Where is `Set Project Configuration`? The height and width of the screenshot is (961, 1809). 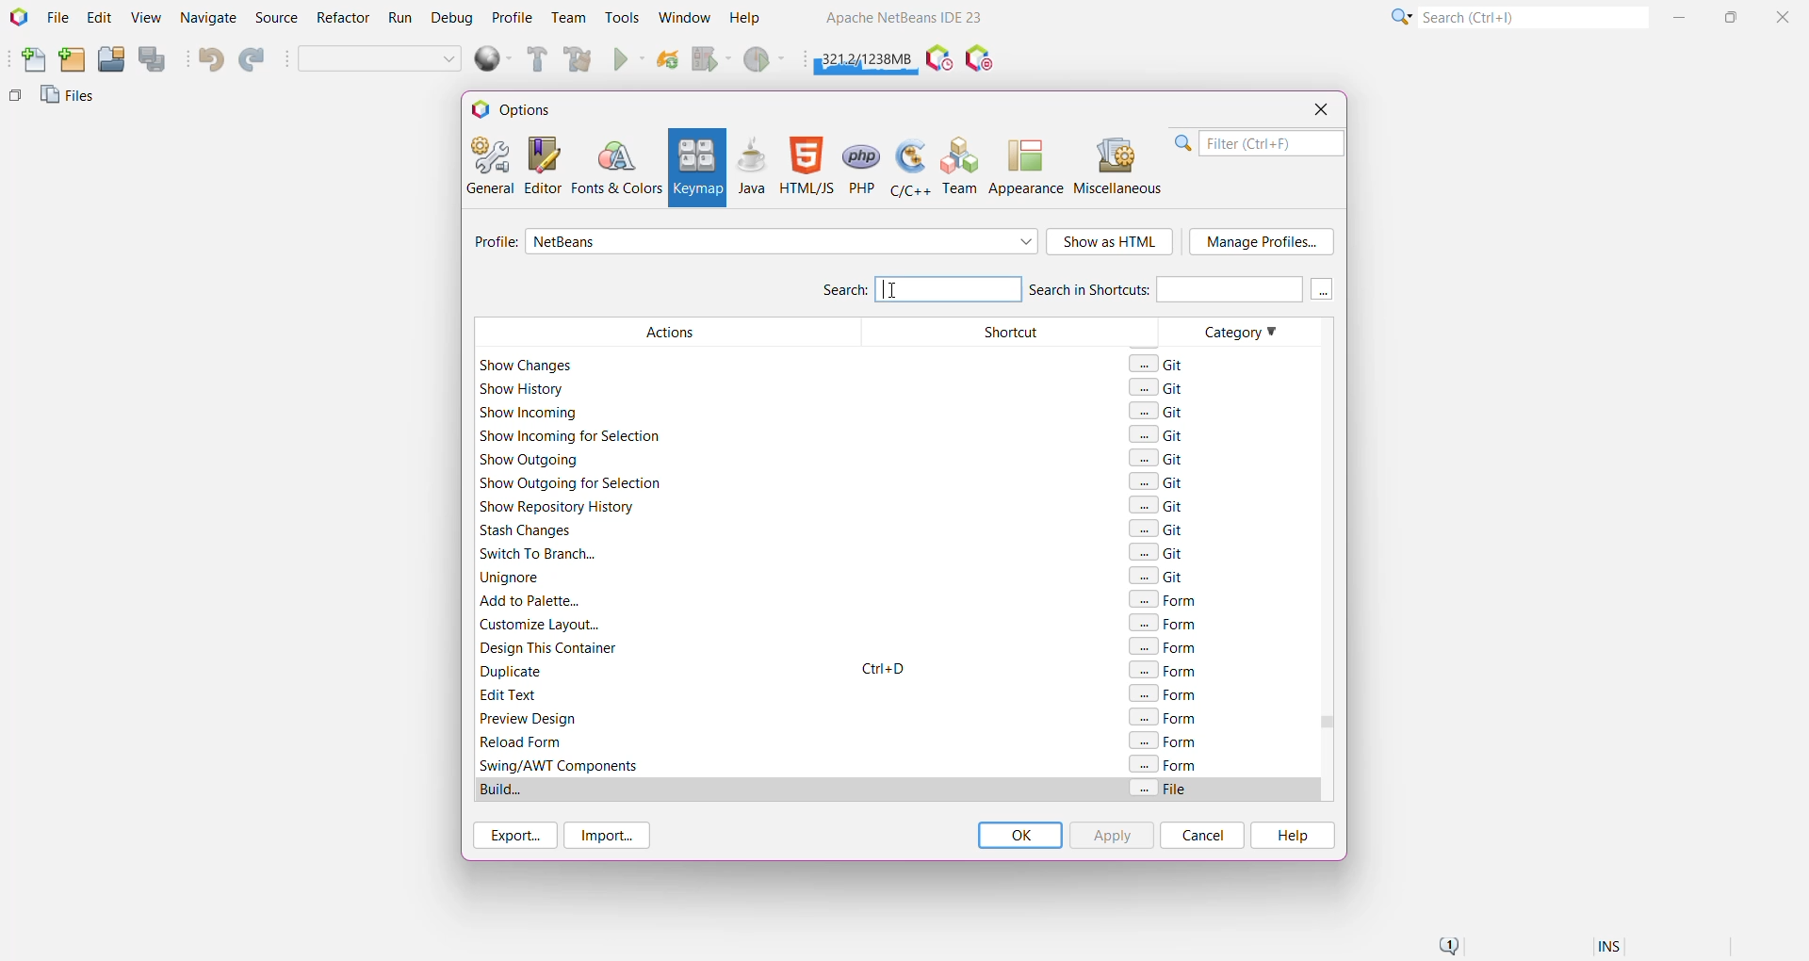 Set Project Configuration is located at coordinates (381, 60).